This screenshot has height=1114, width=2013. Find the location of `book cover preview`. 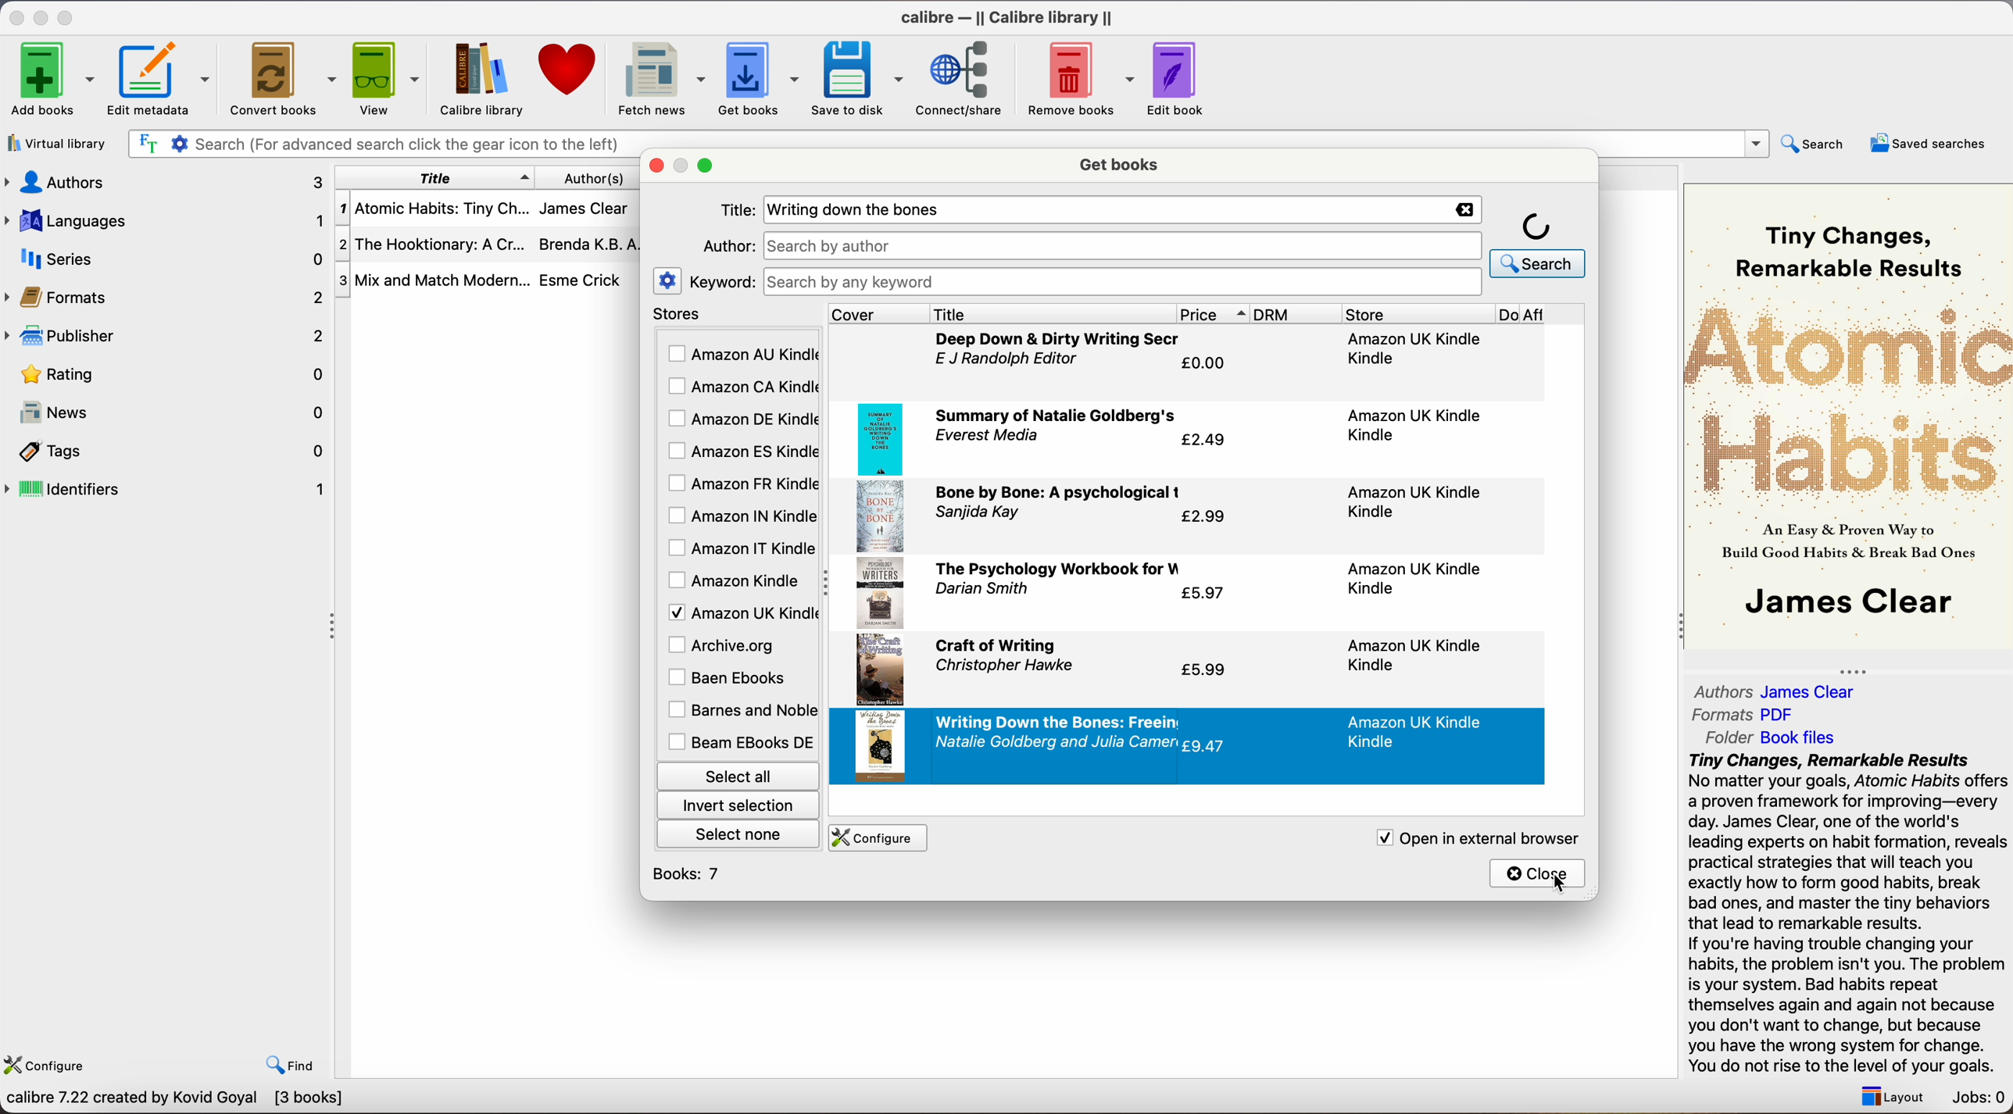

book cover preview is located at coordinates (1850, 414).